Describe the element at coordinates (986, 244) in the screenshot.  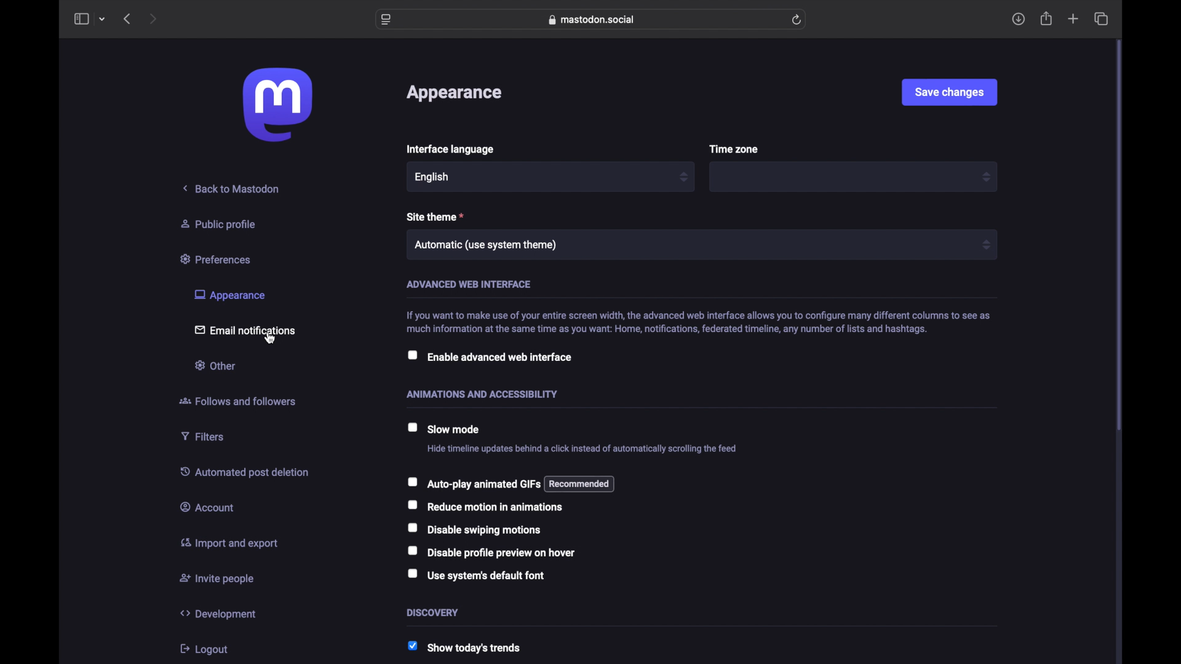
I see `dropdown` at that location.